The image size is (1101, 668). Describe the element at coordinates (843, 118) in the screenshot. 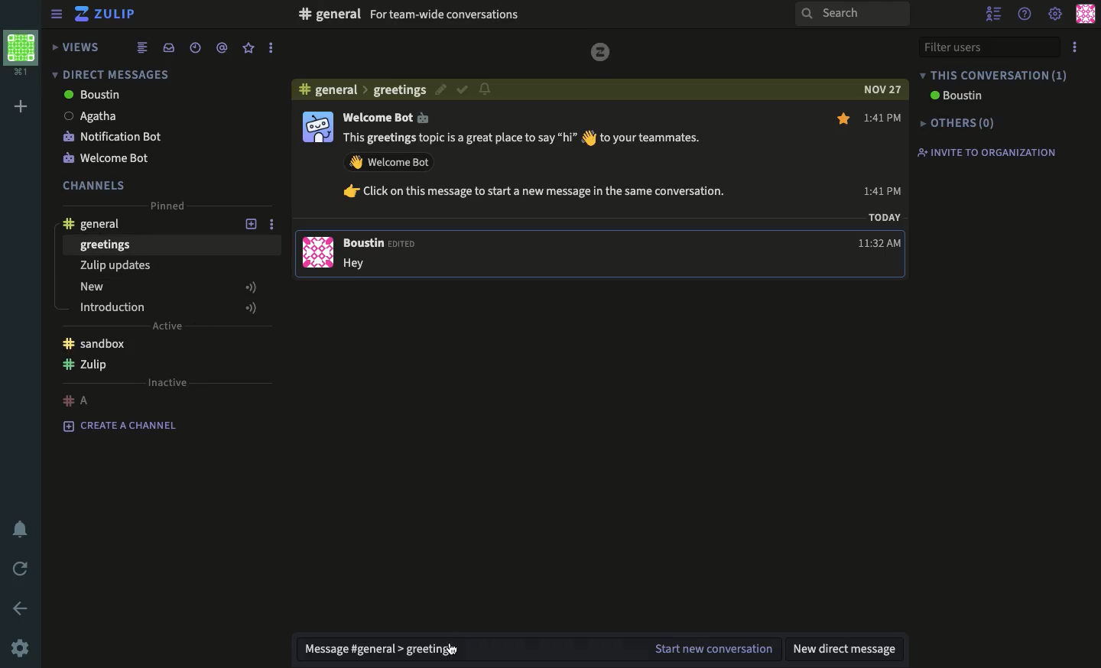

I see `star` at that location.